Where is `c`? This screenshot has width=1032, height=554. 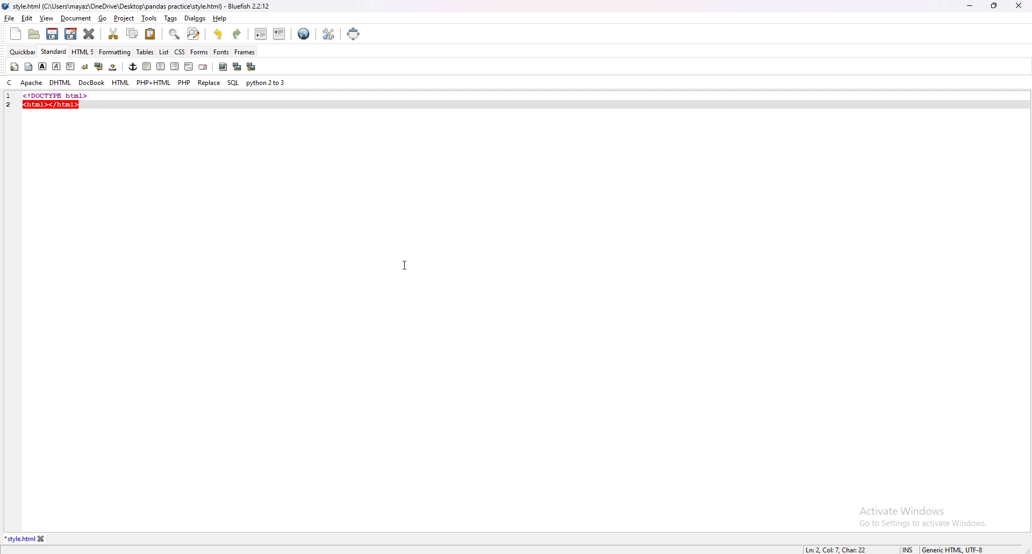 c is located at coordinates (9, 83).